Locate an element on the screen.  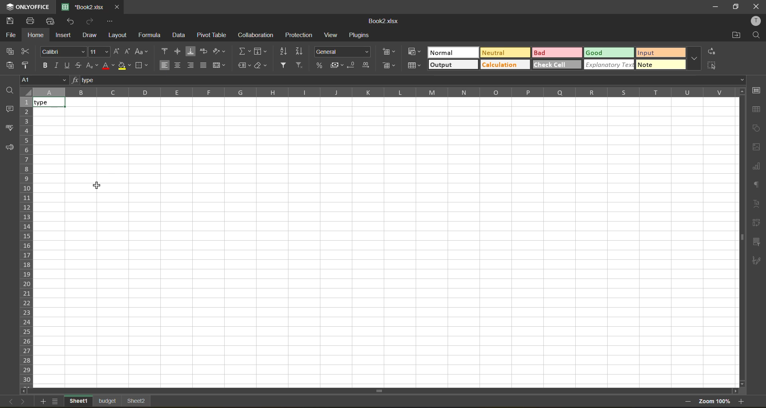
app name is located at coordinates (26, 7).